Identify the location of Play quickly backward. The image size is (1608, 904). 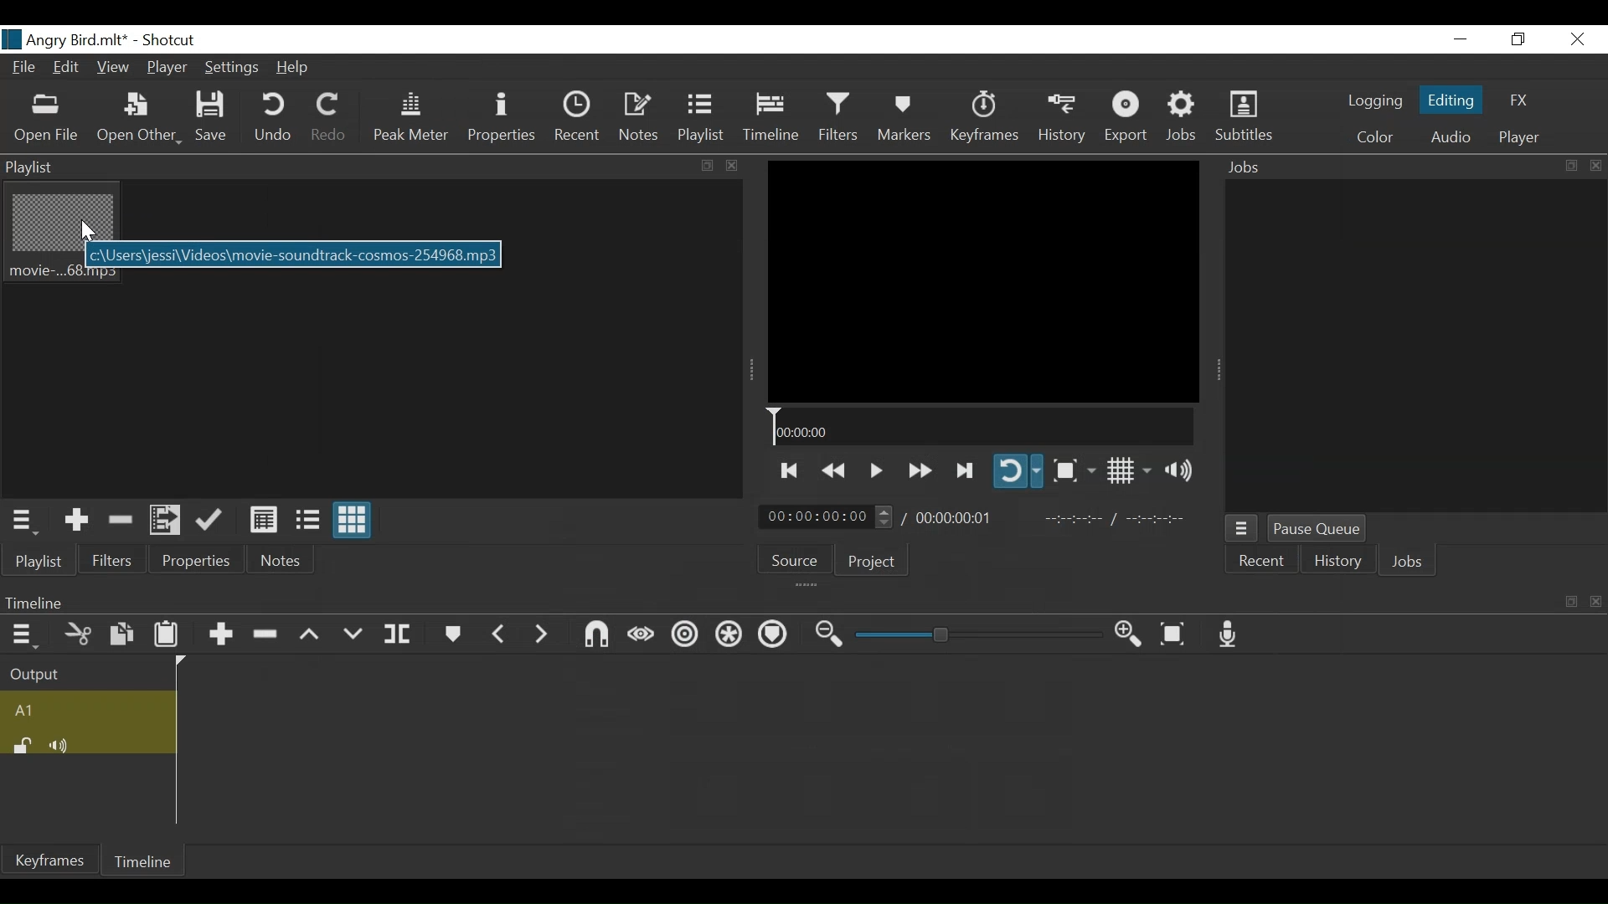
(832, 468).